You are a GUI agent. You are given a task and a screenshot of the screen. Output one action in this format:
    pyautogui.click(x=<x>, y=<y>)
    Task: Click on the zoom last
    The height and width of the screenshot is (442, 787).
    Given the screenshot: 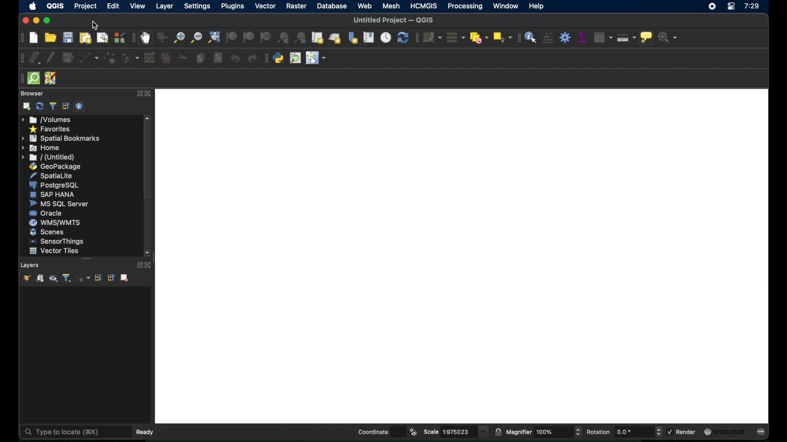 What is the action you would take?
    pyautogui.click(x=284, y=37)
    